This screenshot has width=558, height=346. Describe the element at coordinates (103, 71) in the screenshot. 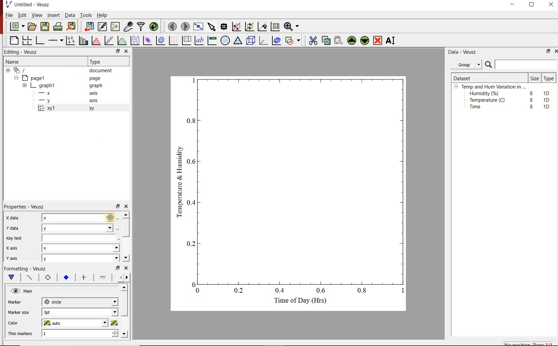

I see `document` at that location.